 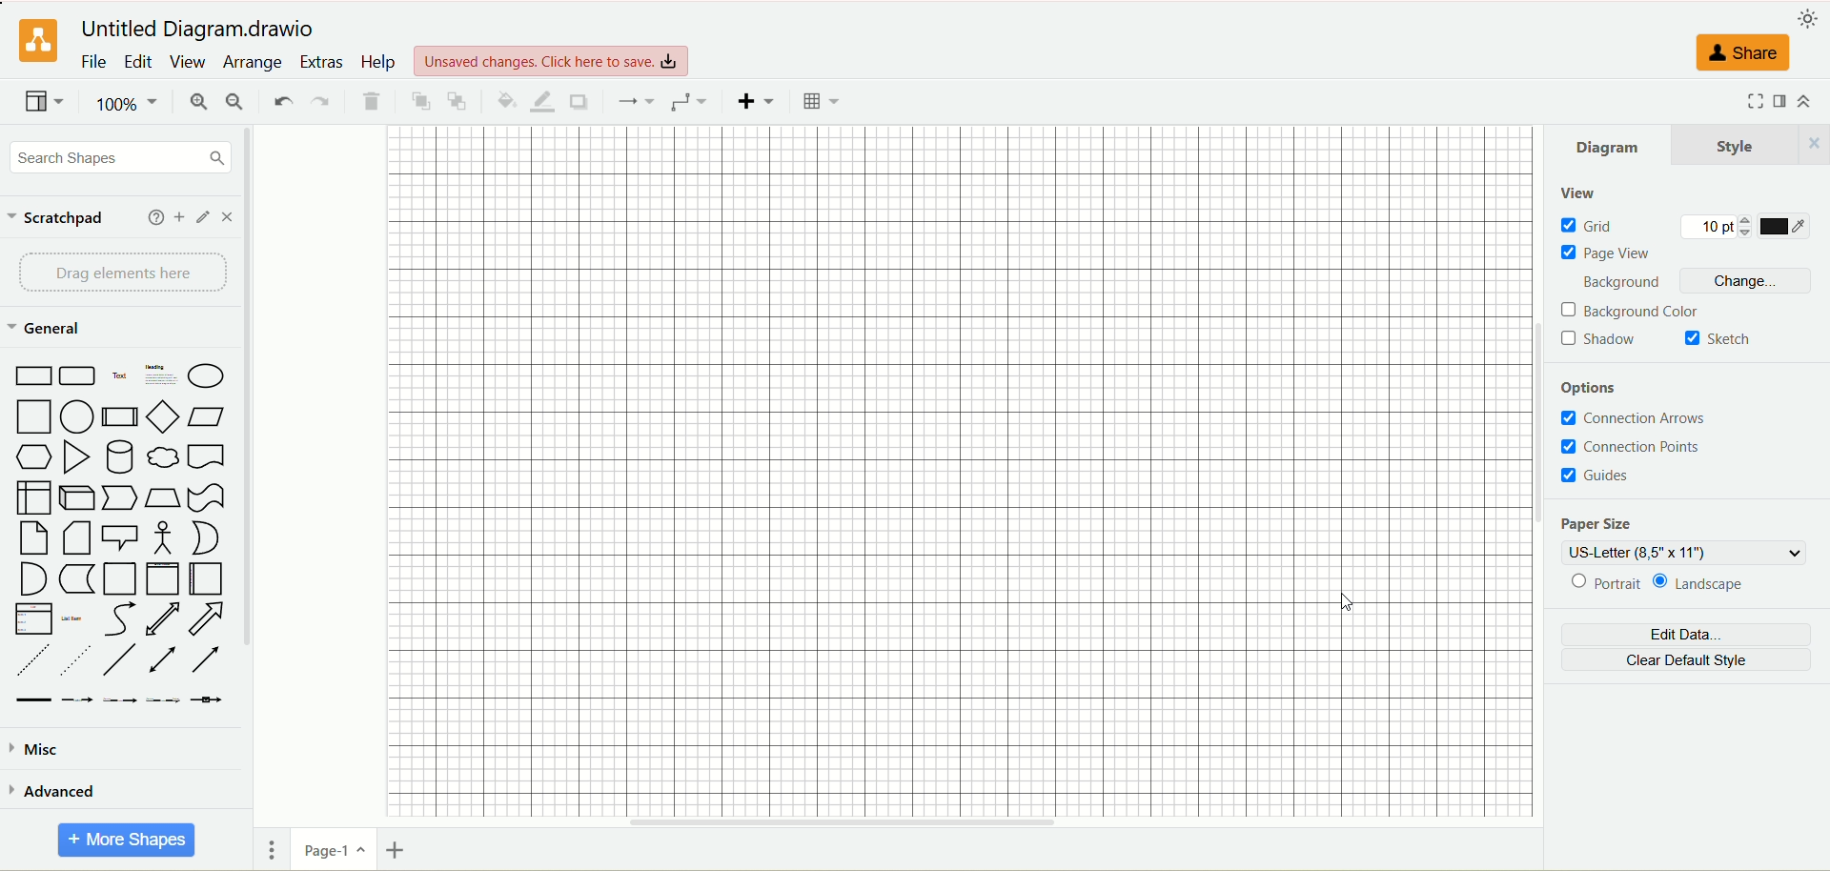 I want to click on shadow, so click(x=579, y=101).